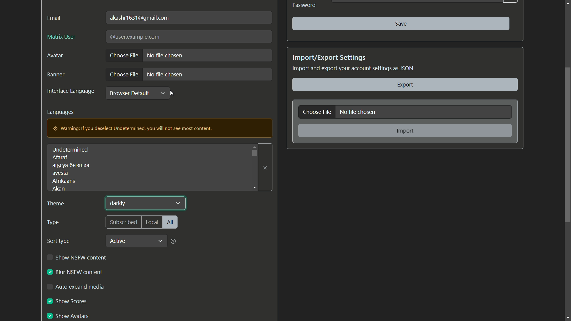  I want to click on browser default, so click(130, 93).